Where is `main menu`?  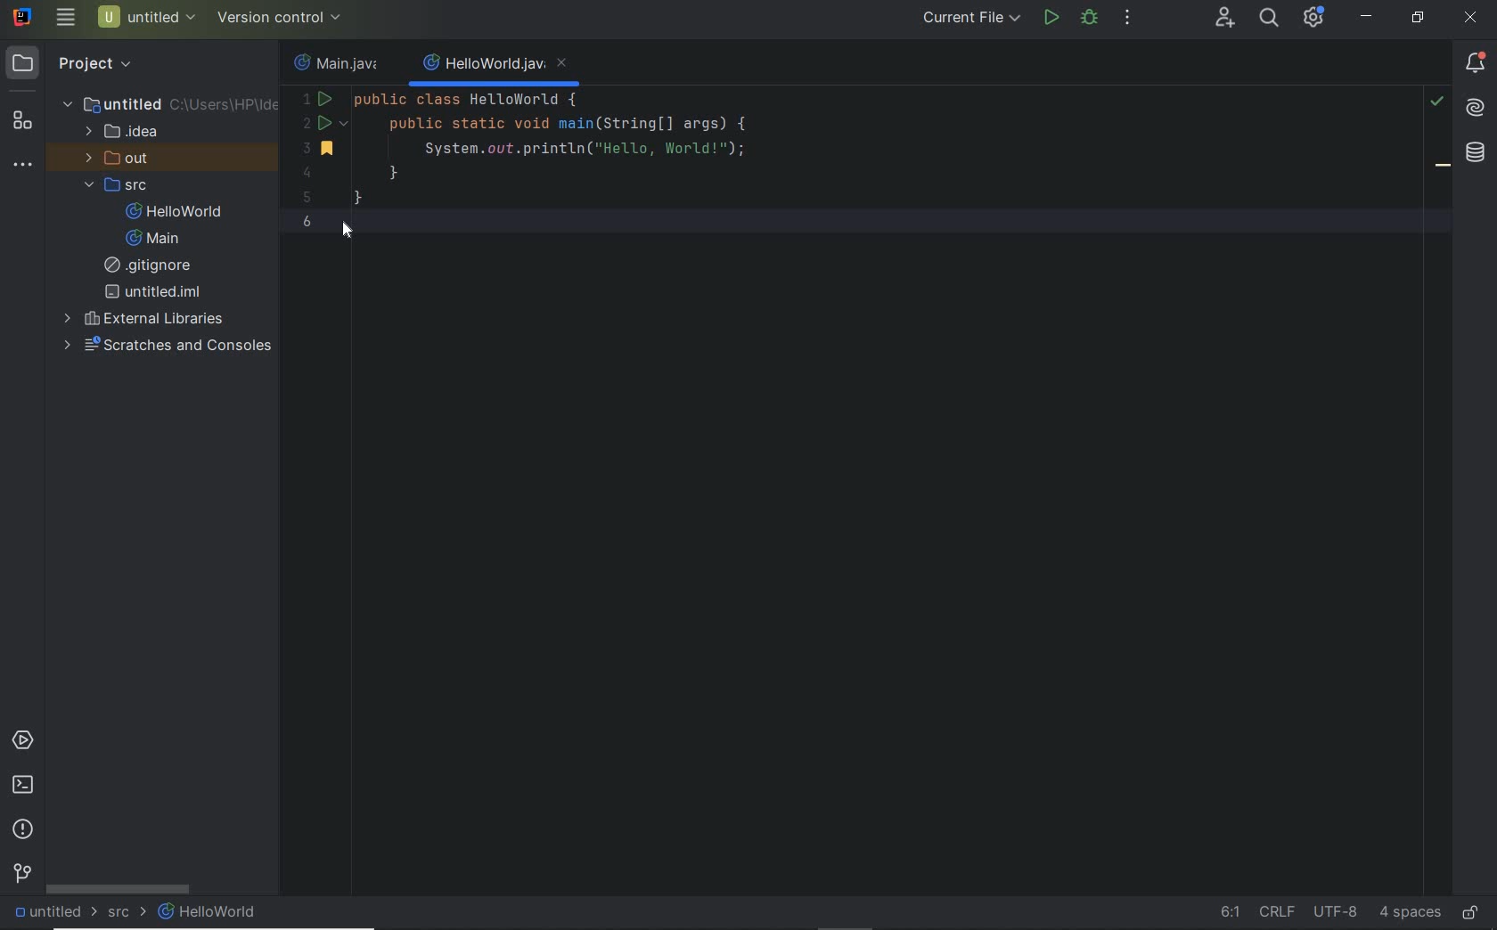
main menu is located at coordinates (66, 17).